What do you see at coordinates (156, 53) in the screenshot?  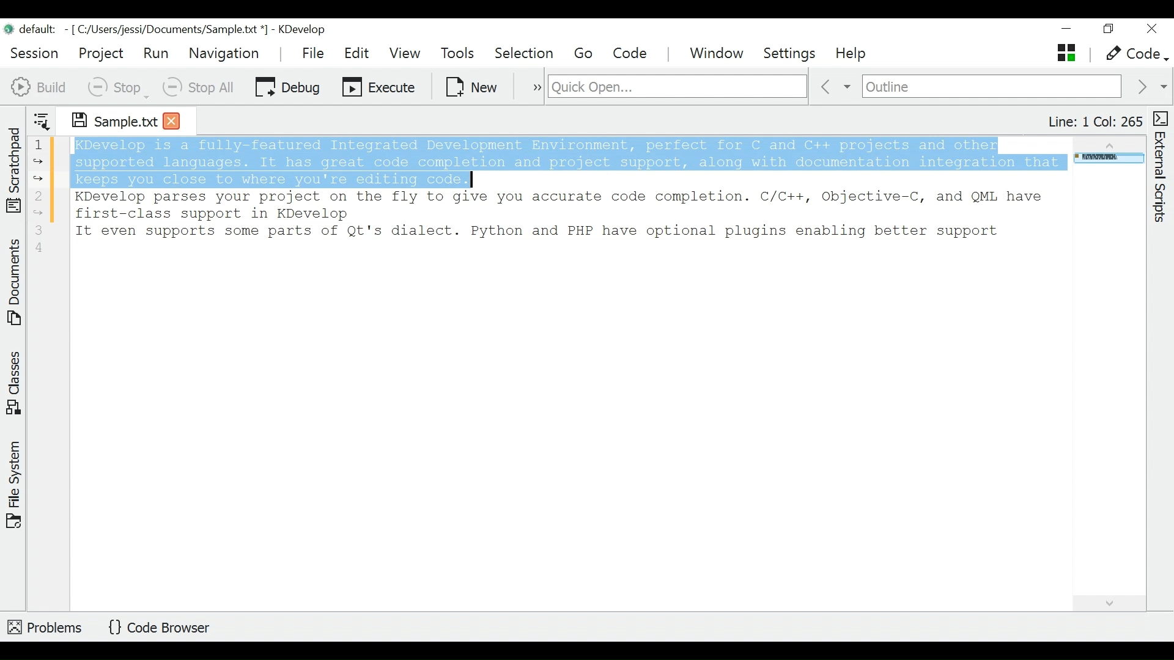 I see `Run` at bounding box center [156, 53].